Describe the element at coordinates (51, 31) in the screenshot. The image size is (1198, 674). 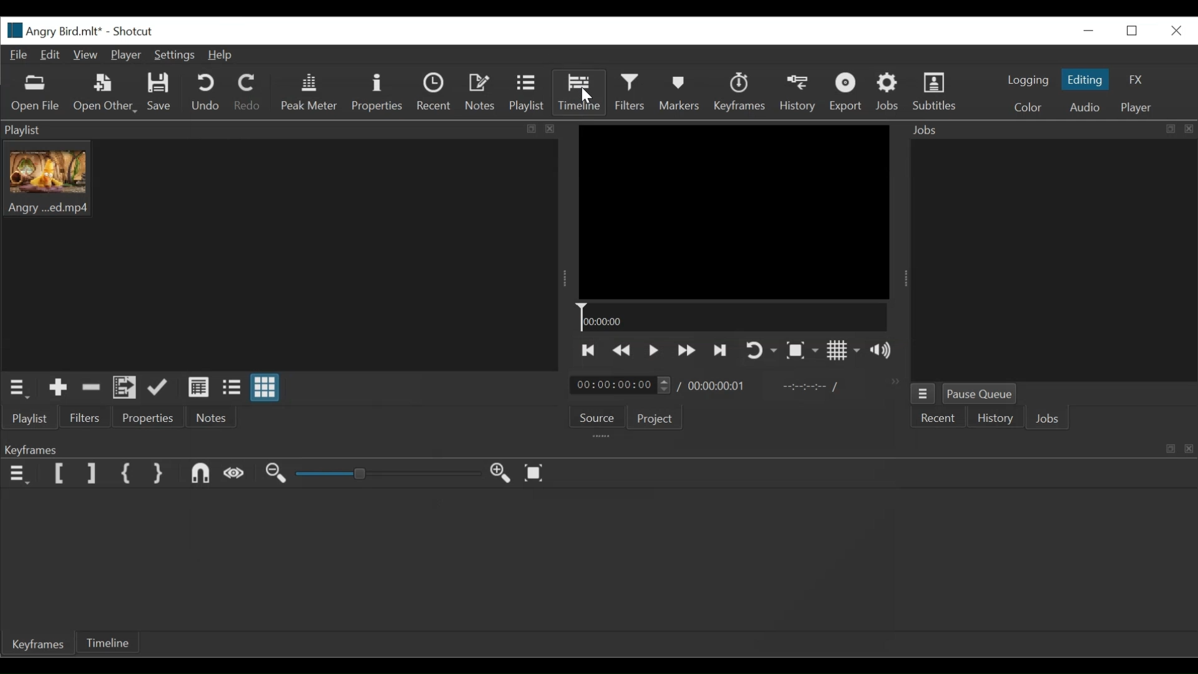
I see `File name` at that location.